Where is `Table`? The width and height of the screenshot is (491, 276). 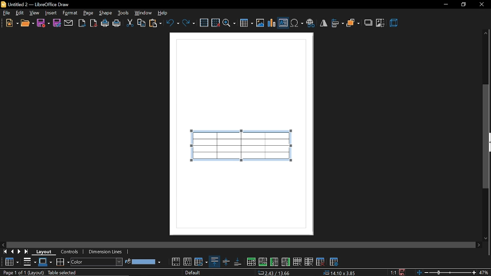 Table is located at coordinates (11, 261).